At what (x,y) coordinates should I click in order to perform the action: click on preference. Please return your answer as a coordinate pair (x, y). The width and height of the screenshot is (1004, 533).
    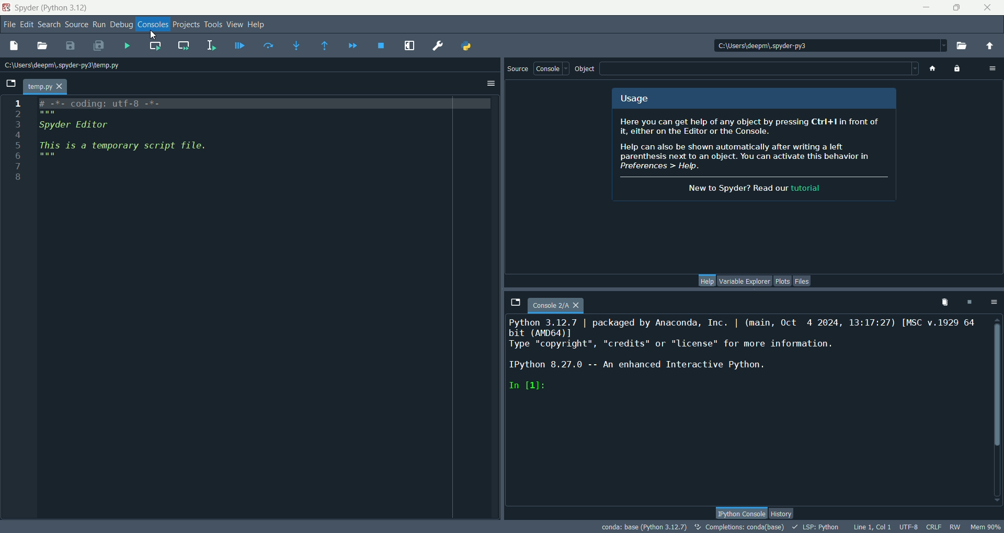
    Looking at the image, I should click on (436, 45).